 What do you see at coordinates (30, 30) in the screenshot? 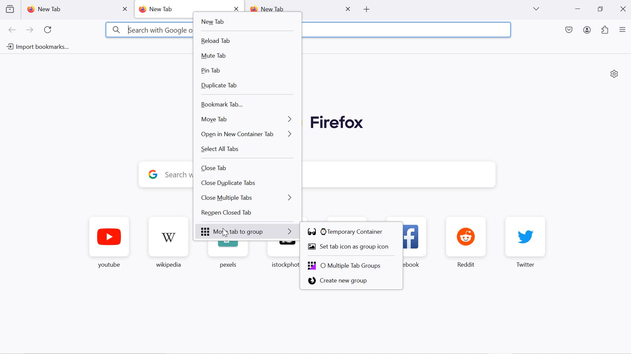
I see `next page` at bounding box center [30, 30].